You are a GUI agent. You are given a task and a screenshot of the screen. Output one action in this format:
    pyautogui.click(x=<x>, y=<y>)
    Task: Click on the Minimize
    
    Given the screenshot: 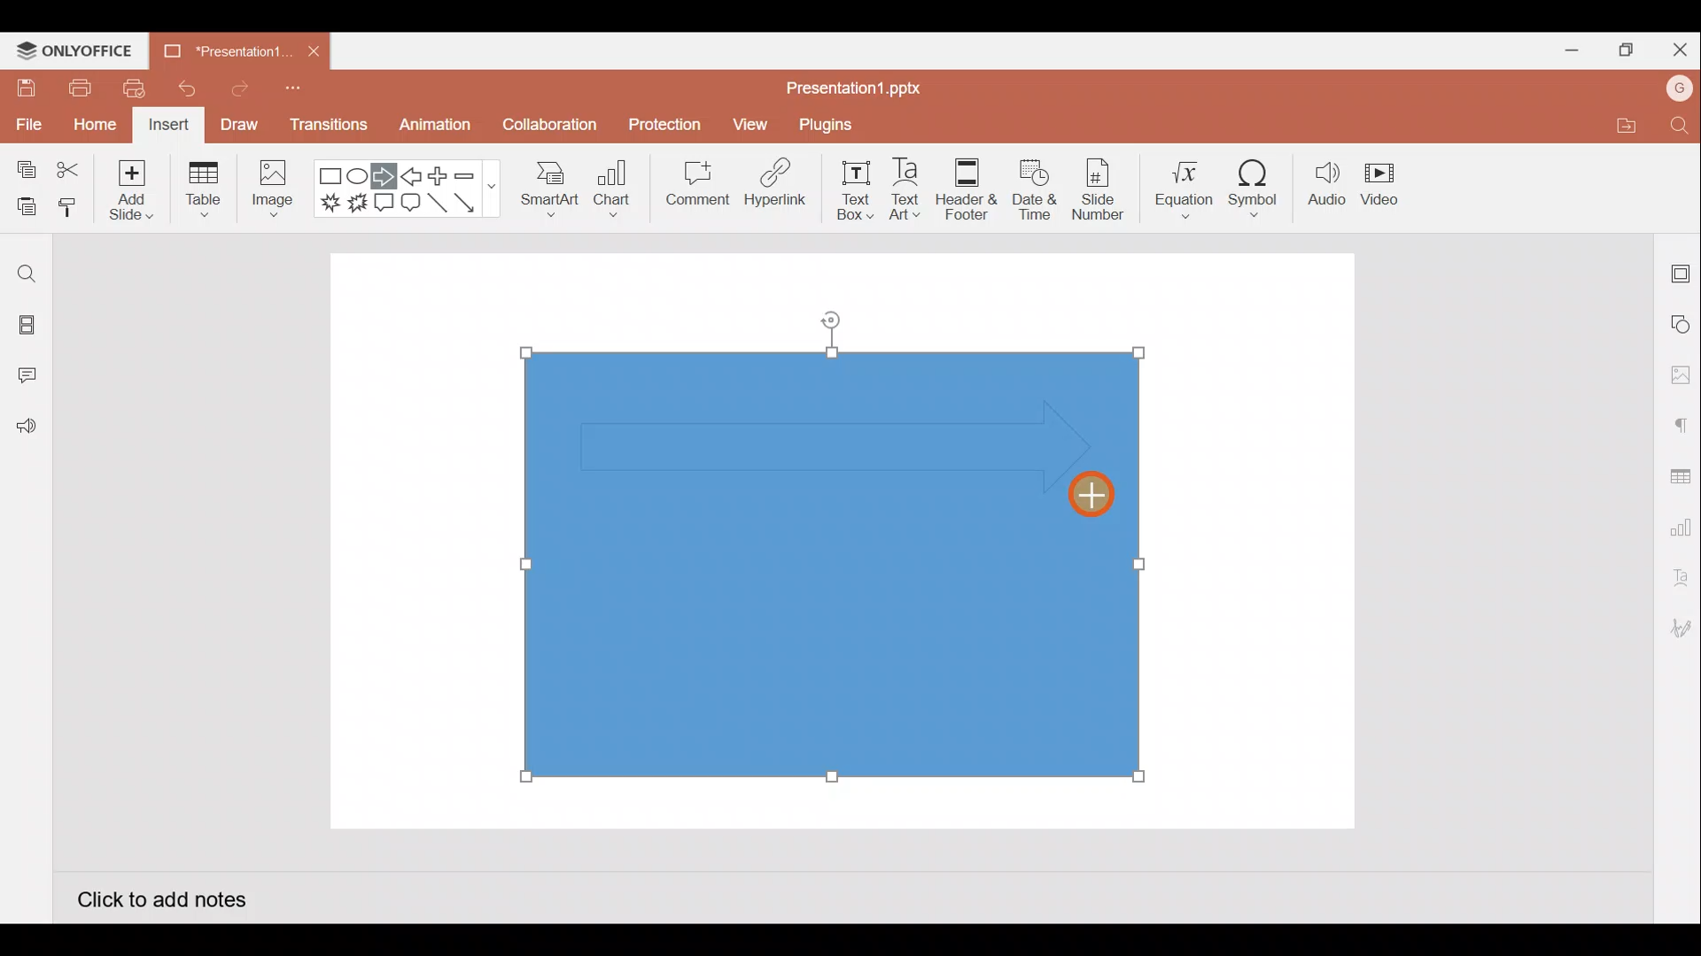 What is the action you would take?
    pyautogui.click(x=1565, y=47)
    